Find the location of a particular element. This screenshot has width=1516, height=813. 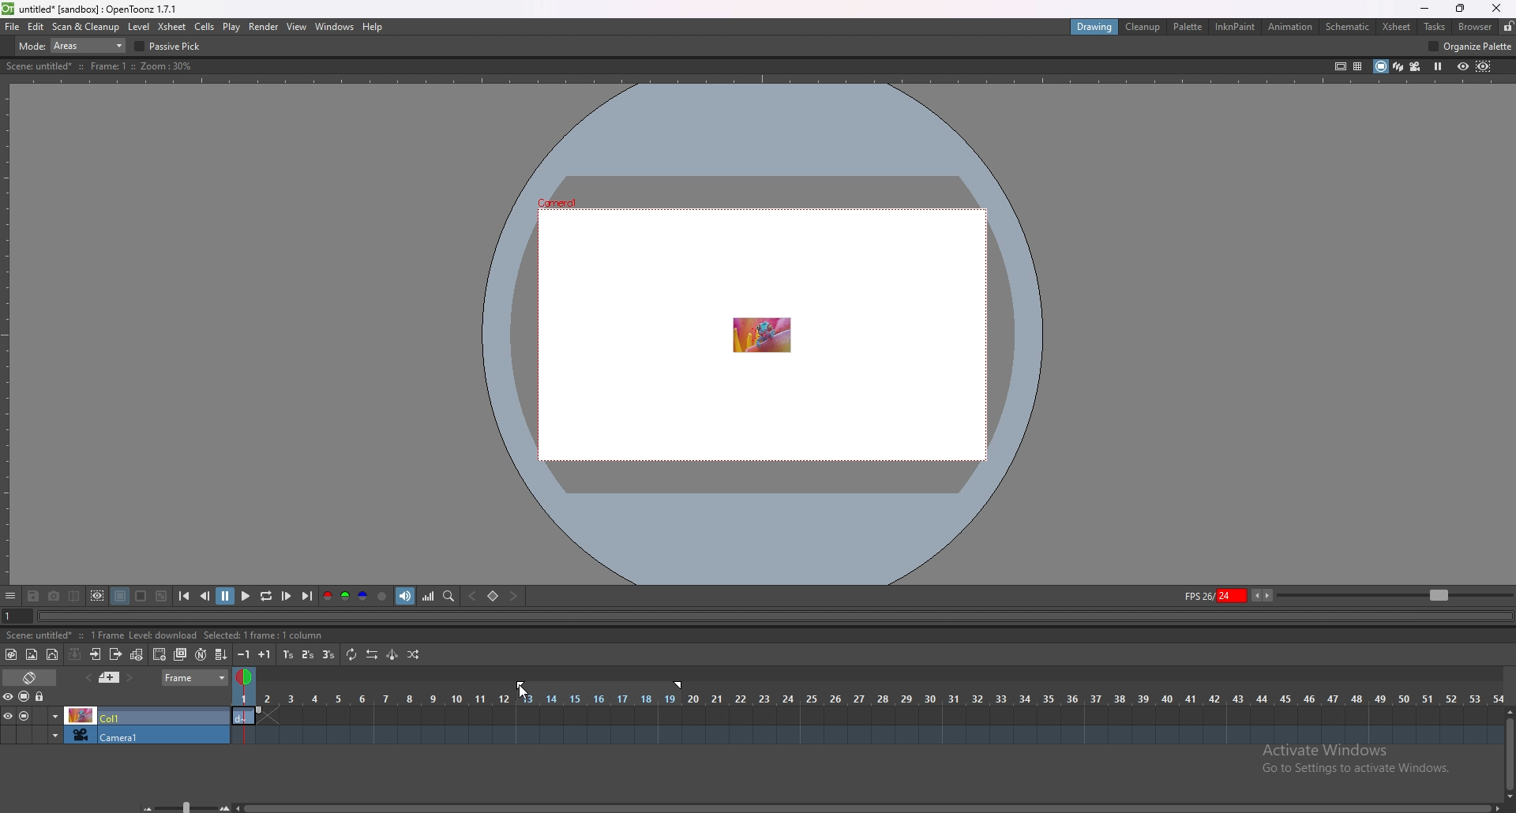

reverse is located at coordinates (373, 654).